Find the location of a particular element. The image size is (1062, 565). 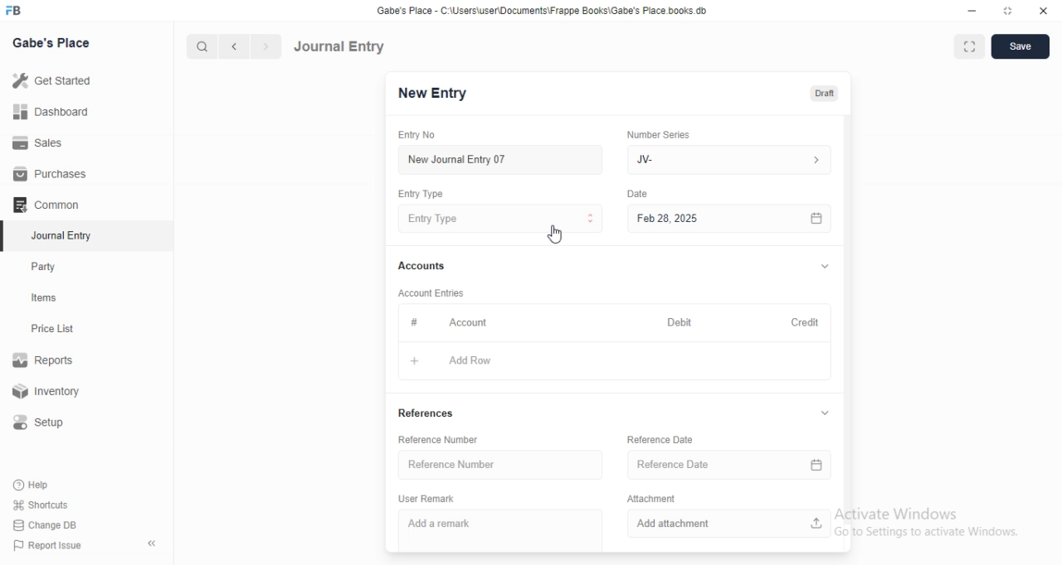

Entry Type is located at coordinates (499, 219).